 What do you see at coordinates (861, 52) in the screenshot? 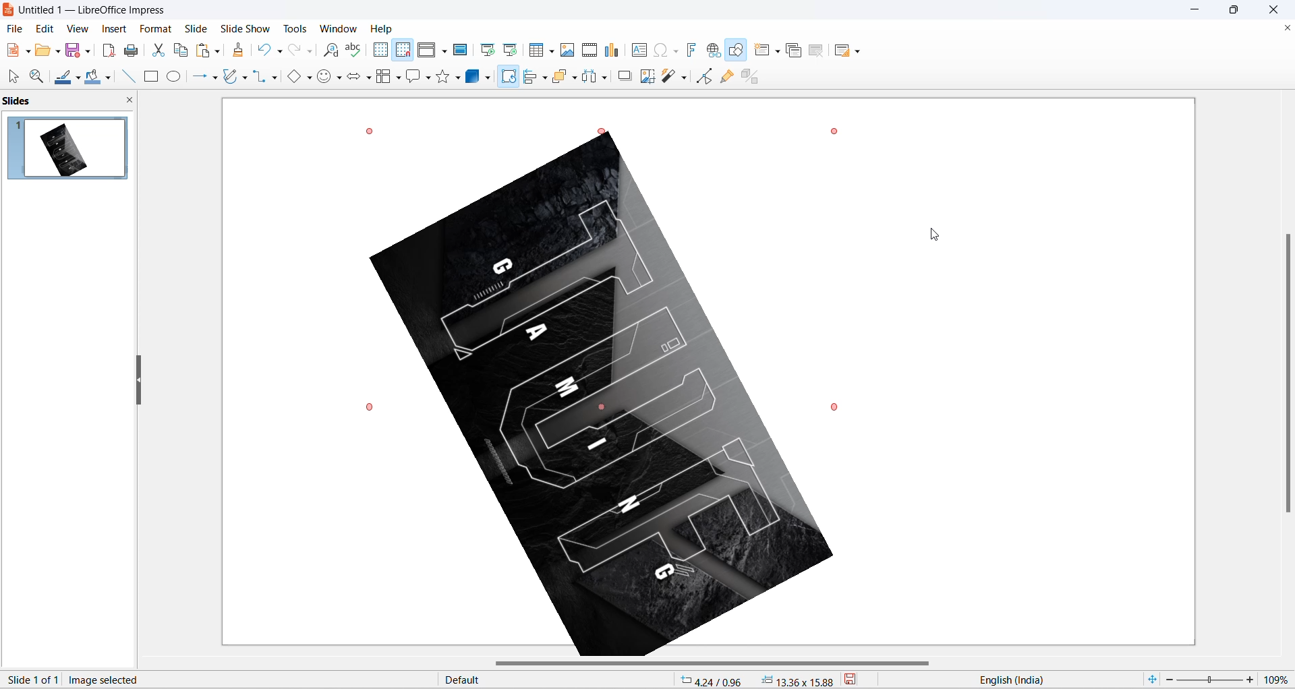
I see `Slide layout options` at bounding box center [861, 52].